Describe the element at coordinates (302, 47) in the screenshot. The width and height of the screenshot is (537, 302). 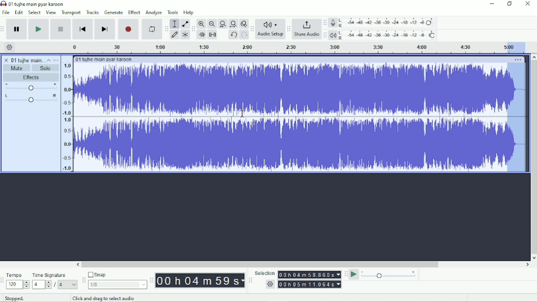
I see `Timeline` at that location.